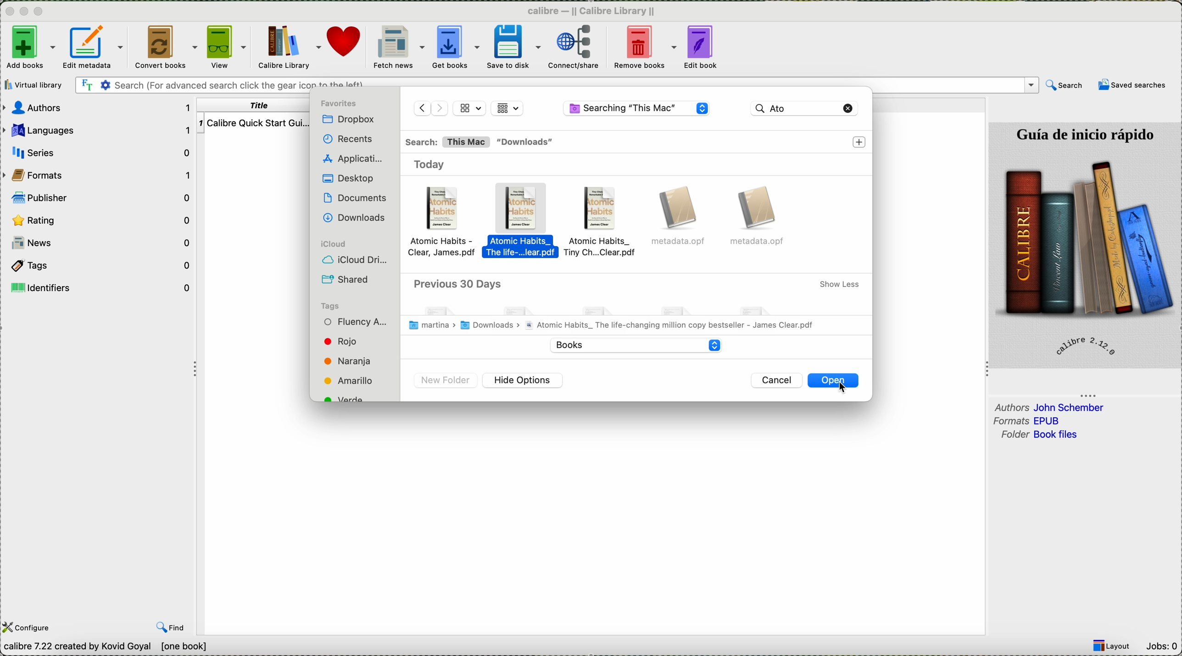 The image size is (1182, 656). Describe the element at coordinates (351, 120) in the screenshot. I see `Dropbox` at that location.